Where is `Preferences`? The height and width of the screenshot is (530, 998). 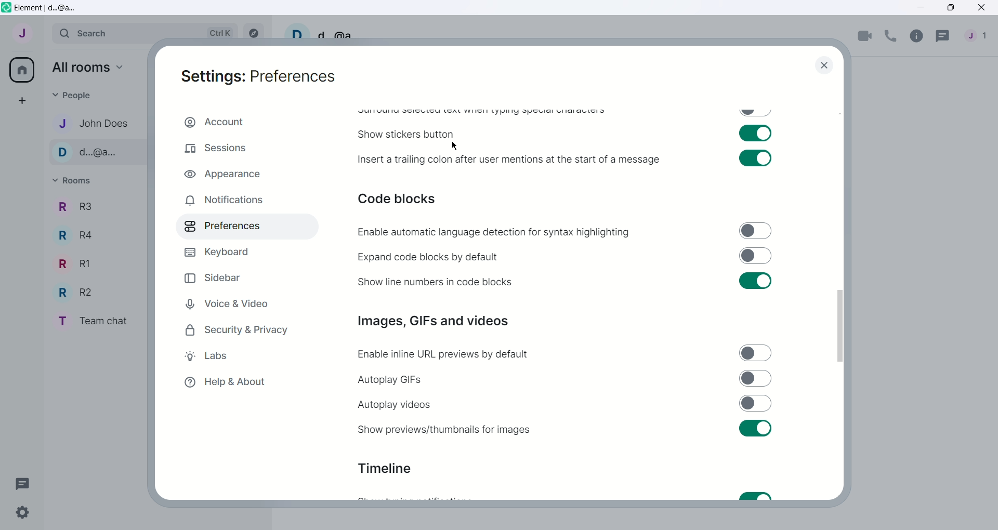 Preferences is located at coordinates (242, 227).